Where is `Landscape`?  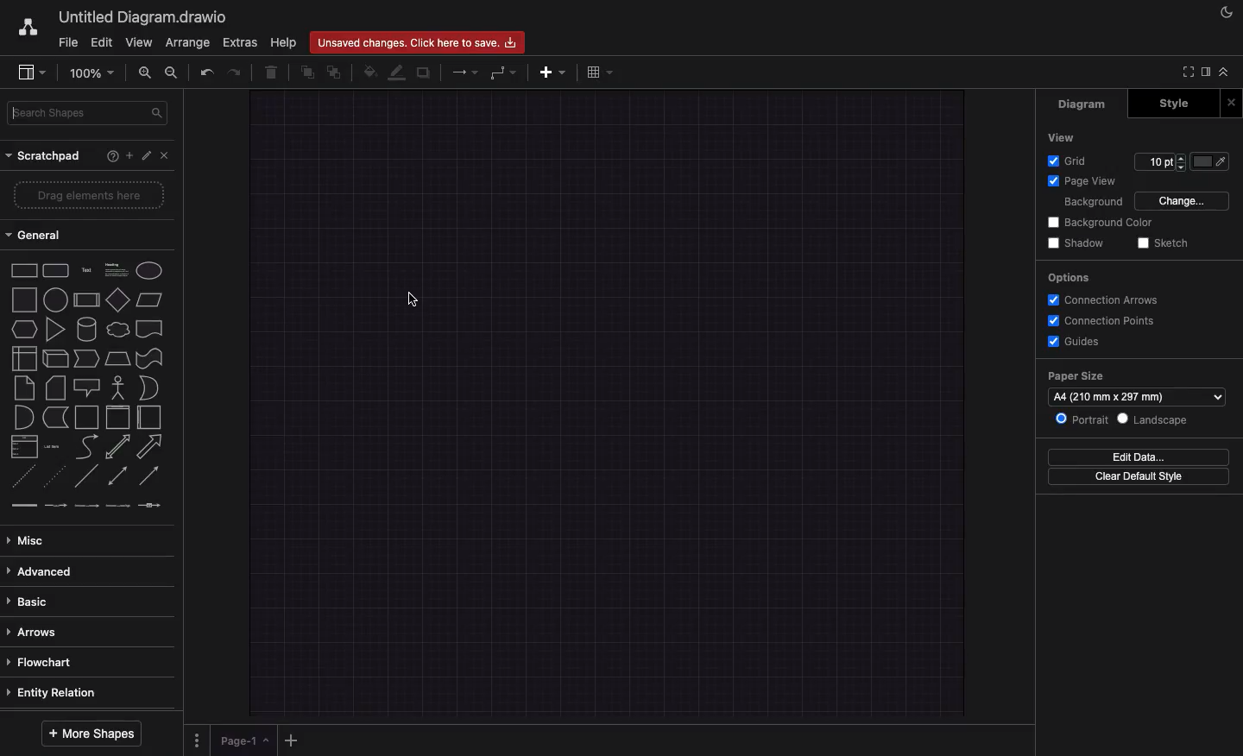
Landscape is located at coordinates (1153, 419).